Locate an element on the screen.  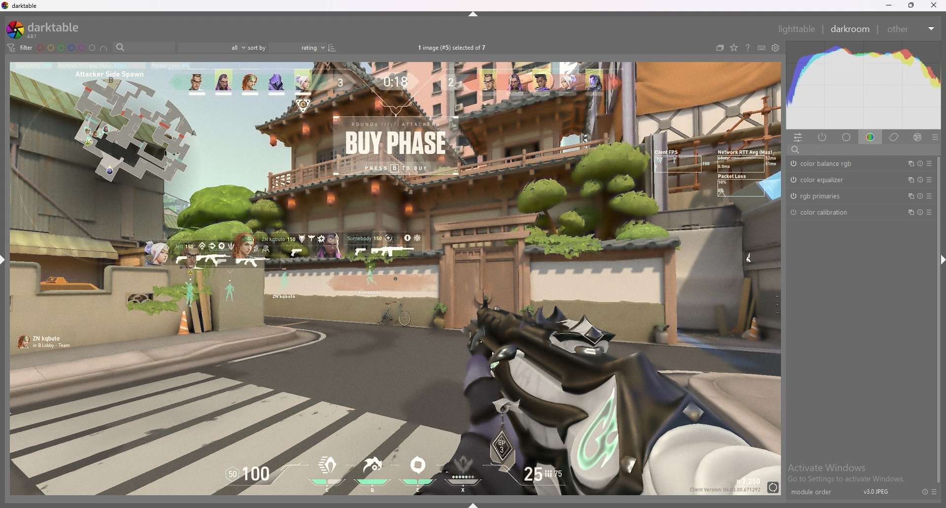
multiple instance actions is located at coordinates (908, 196).